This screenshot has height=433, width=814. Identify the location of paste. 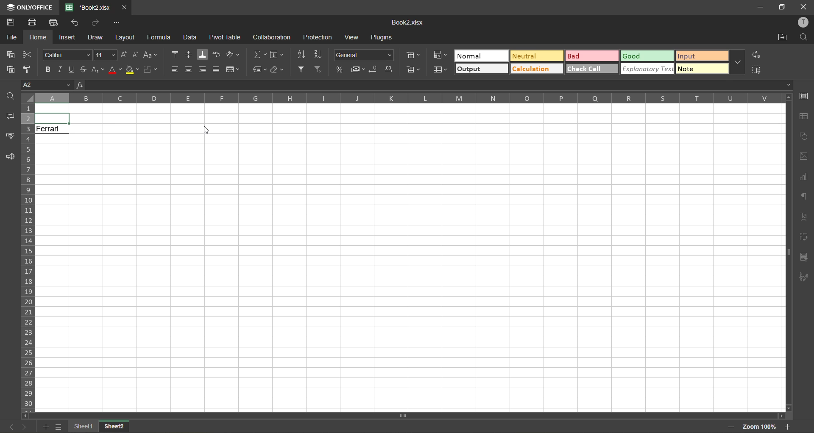
(11, 70).